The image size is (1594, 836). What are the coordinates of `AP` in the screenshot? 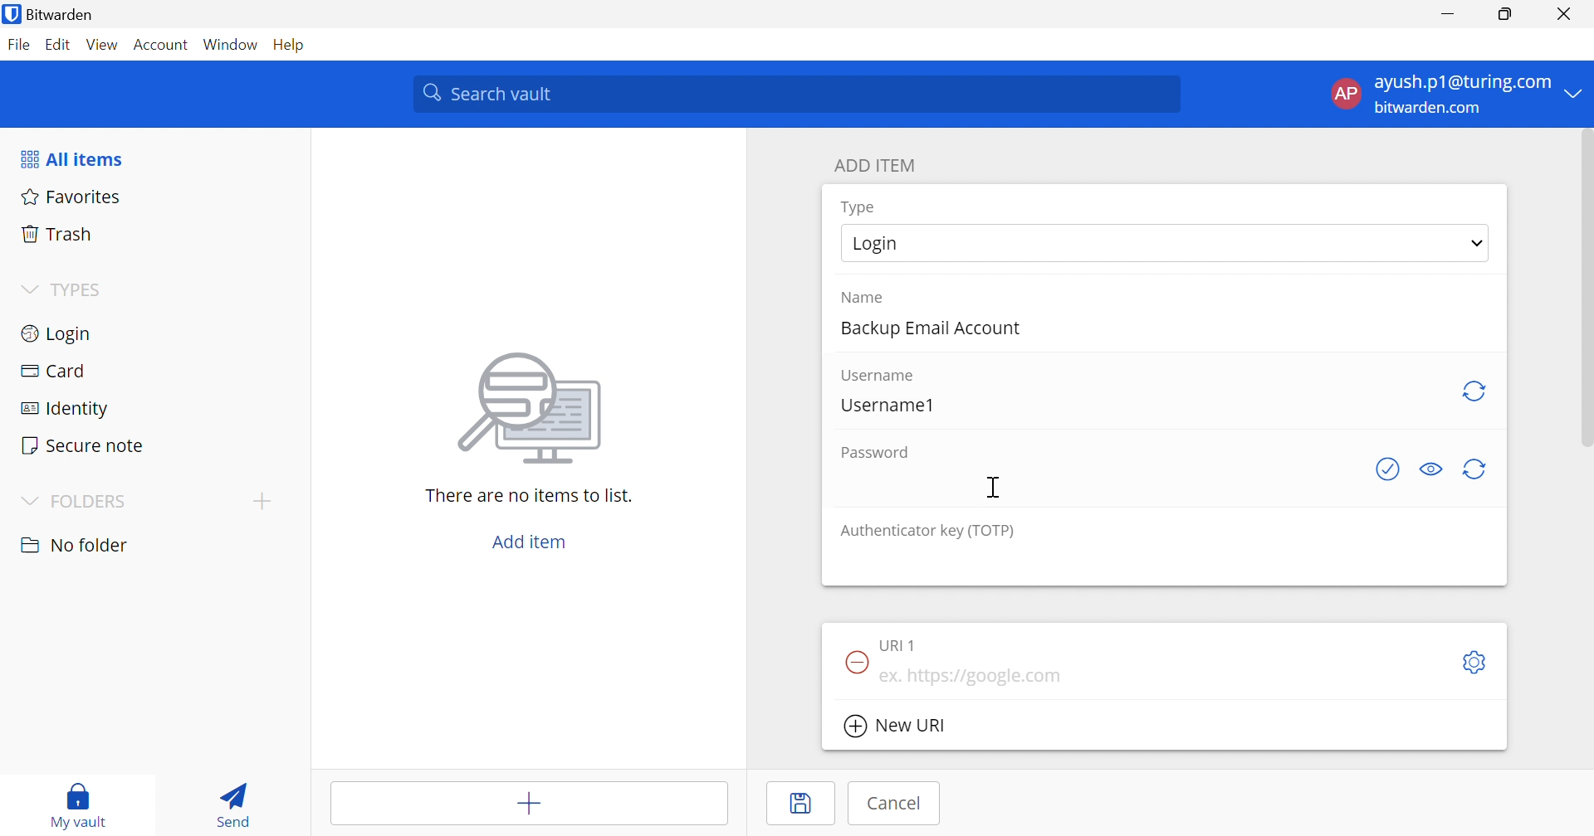 It's located at (1344, 94).